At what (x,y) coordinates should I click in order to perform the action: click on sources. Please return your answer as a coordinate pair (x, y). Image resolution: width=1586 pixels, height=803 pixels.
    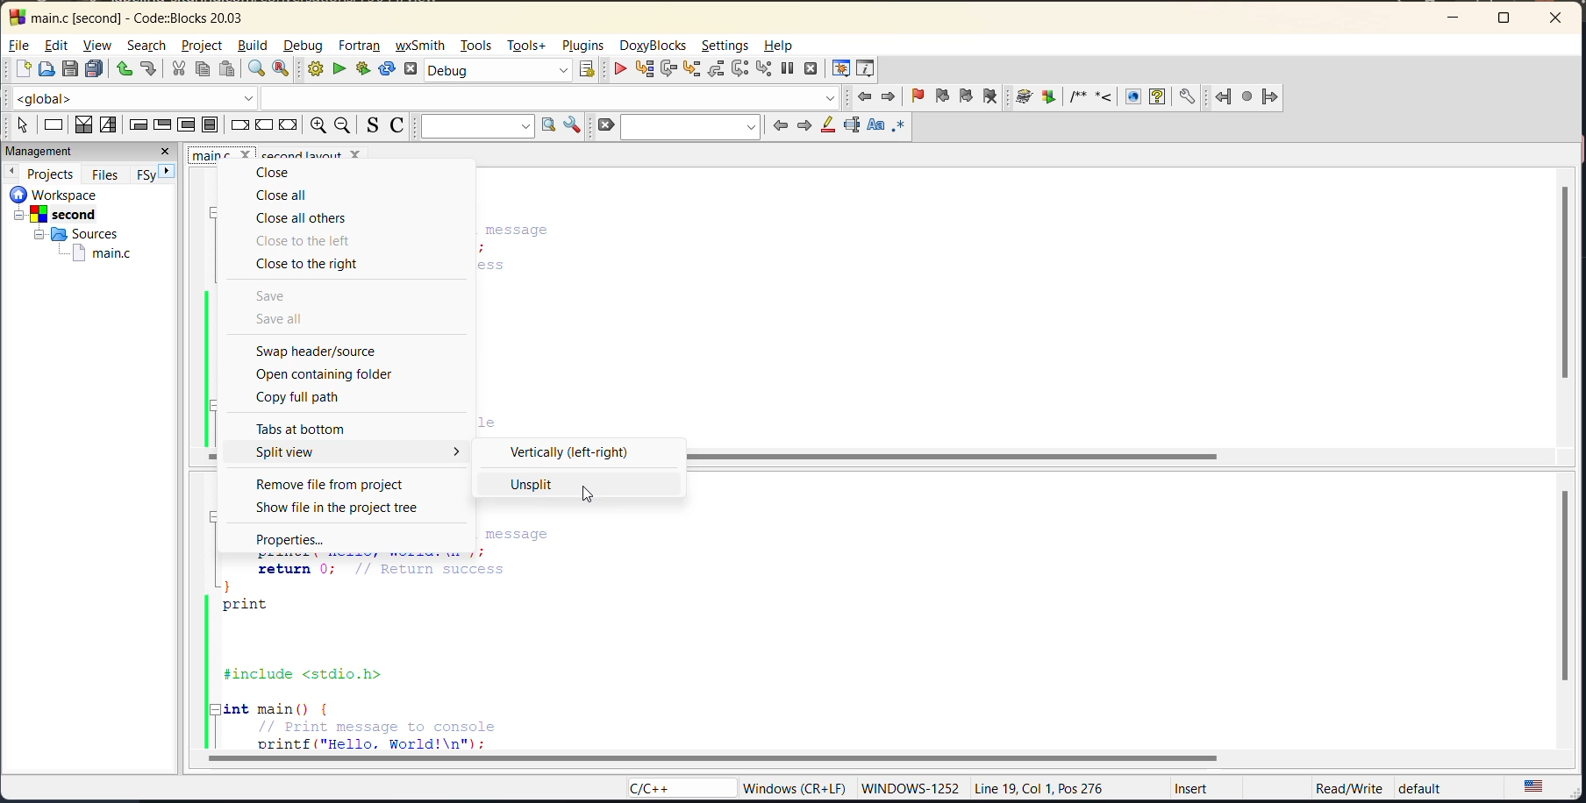
    Looking at the image, I should click on (78, 234).